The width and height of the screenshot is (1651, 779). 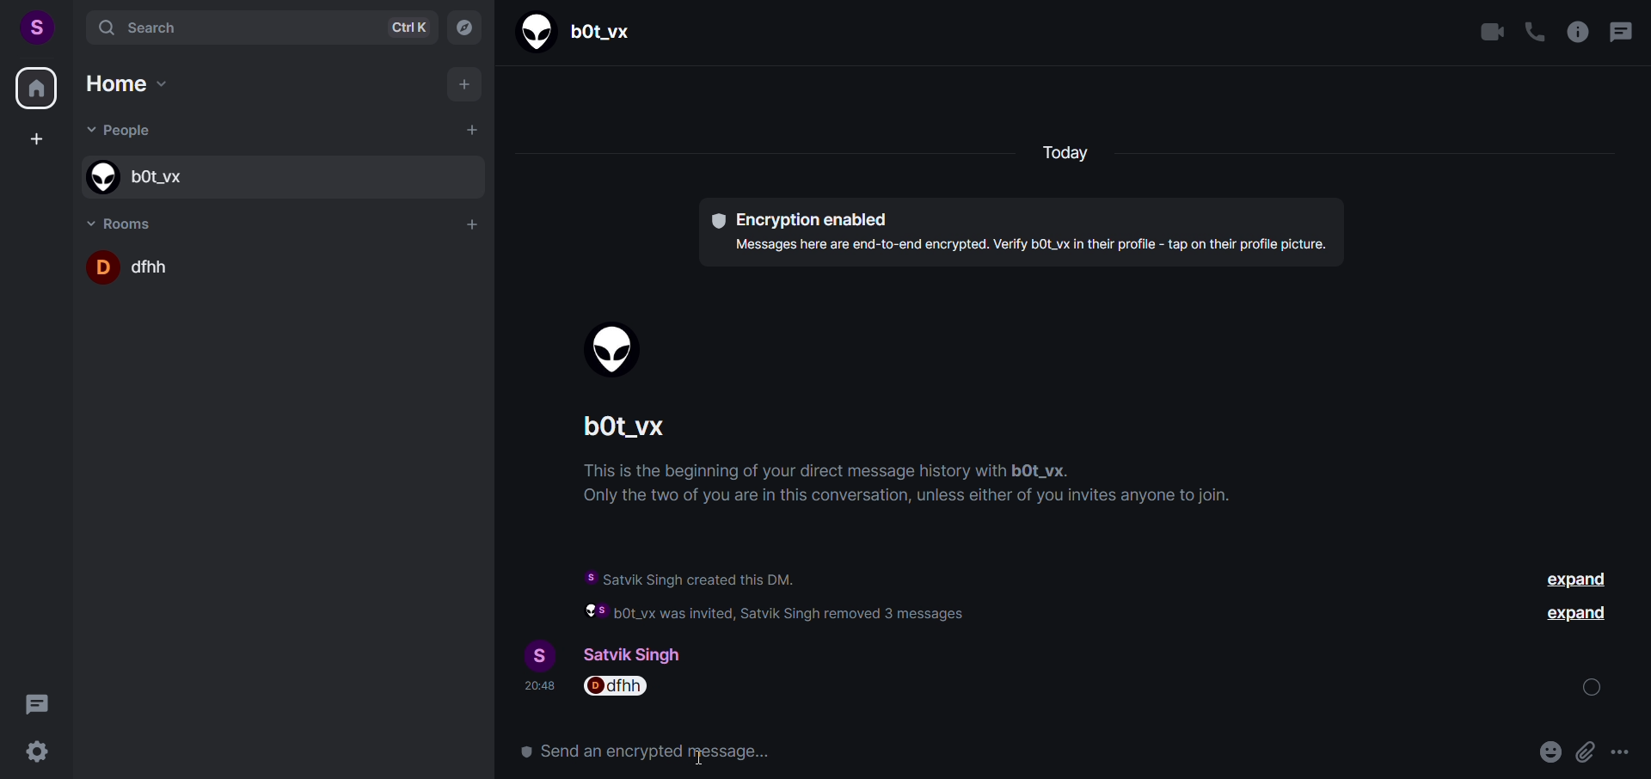 I want to click on threads, so click(x=1619, y=34).